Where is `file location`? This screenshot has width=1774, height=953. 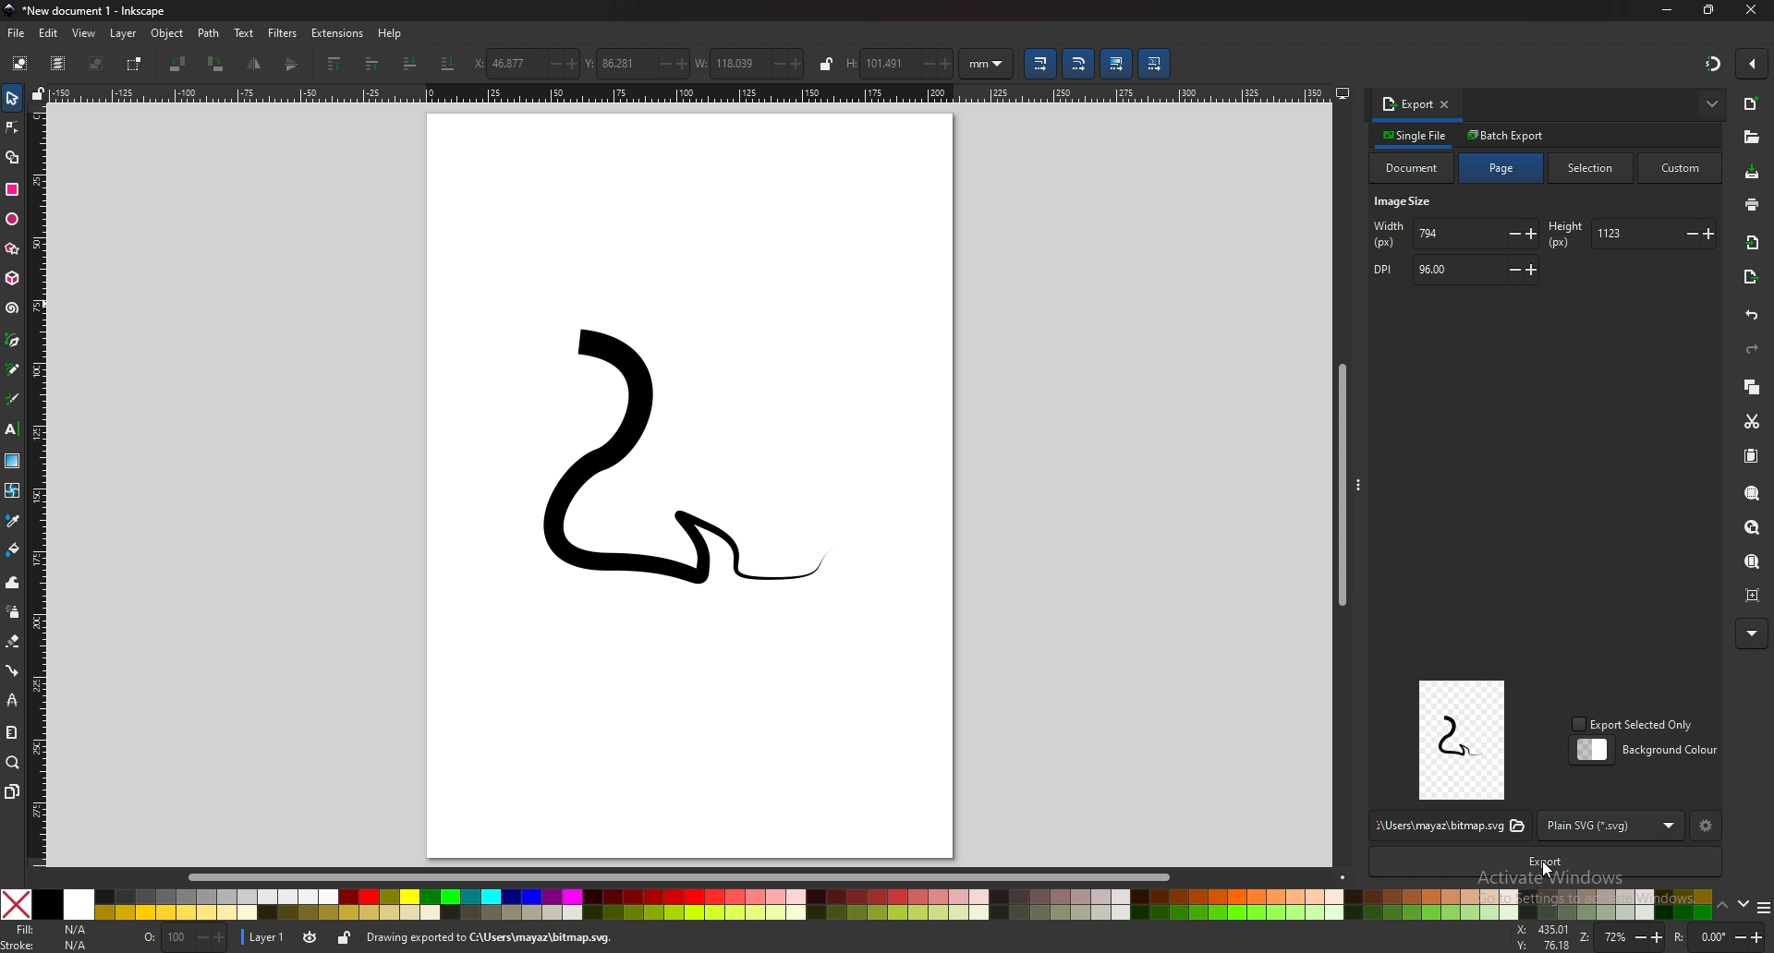 file location is located at coordinates (1449, 826).